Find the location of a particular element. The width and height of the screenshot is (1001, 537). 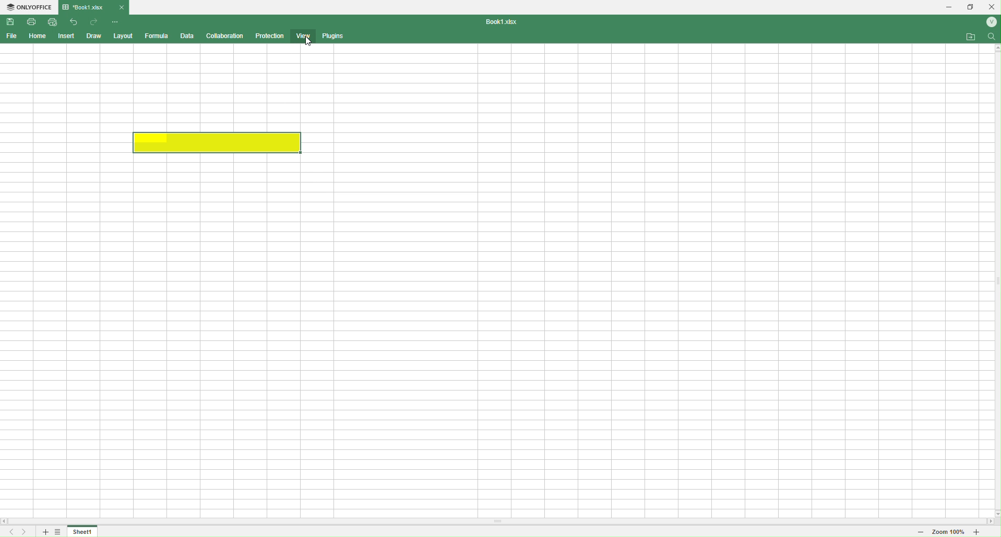

ONLYOFFICE is located at coordinates (29, 8).